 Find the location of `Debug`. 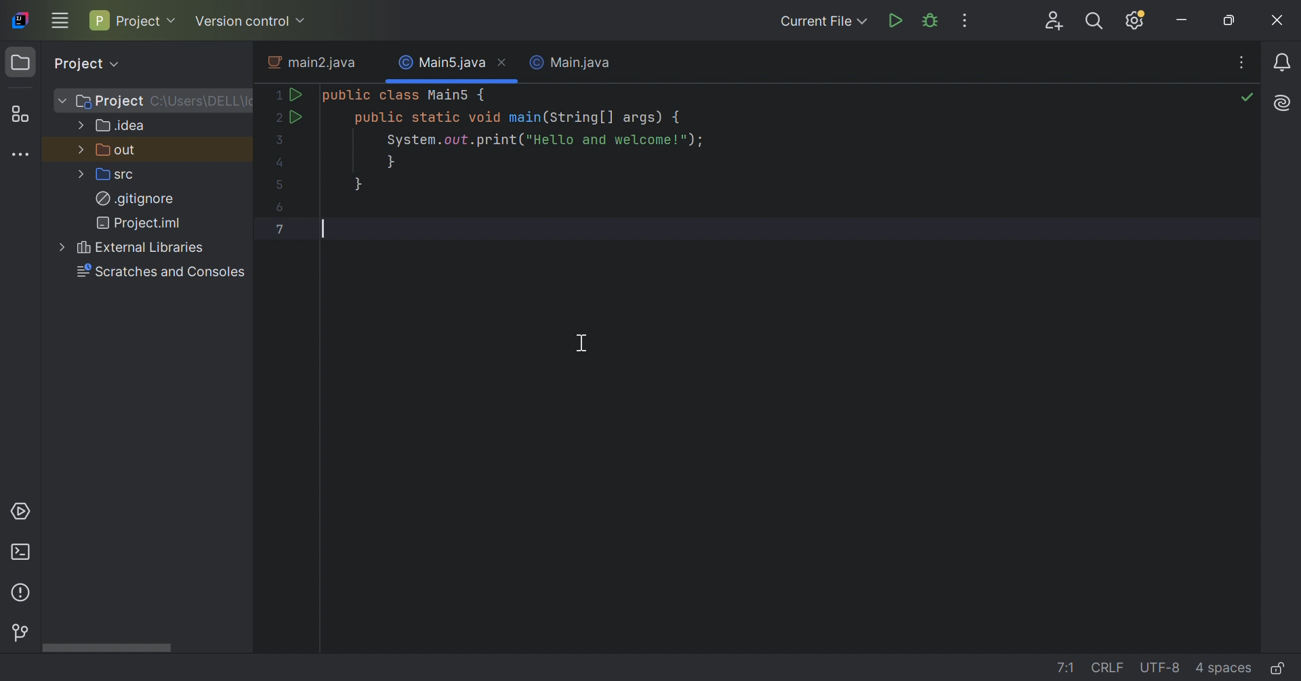

Debug is located at coordinates (929, 21).